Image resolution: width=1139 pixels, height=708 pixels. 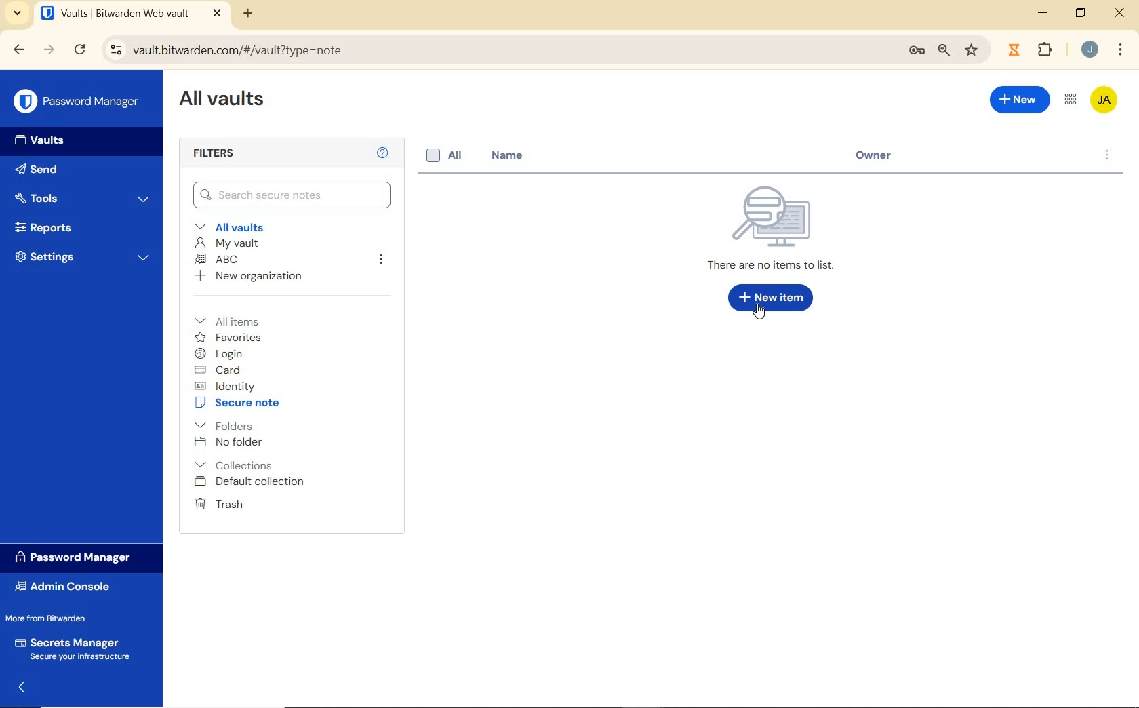 What do you see at coordinates (781, 264) in the screenshot?
I see `There are no items to list` at bounding box center [781, 264].